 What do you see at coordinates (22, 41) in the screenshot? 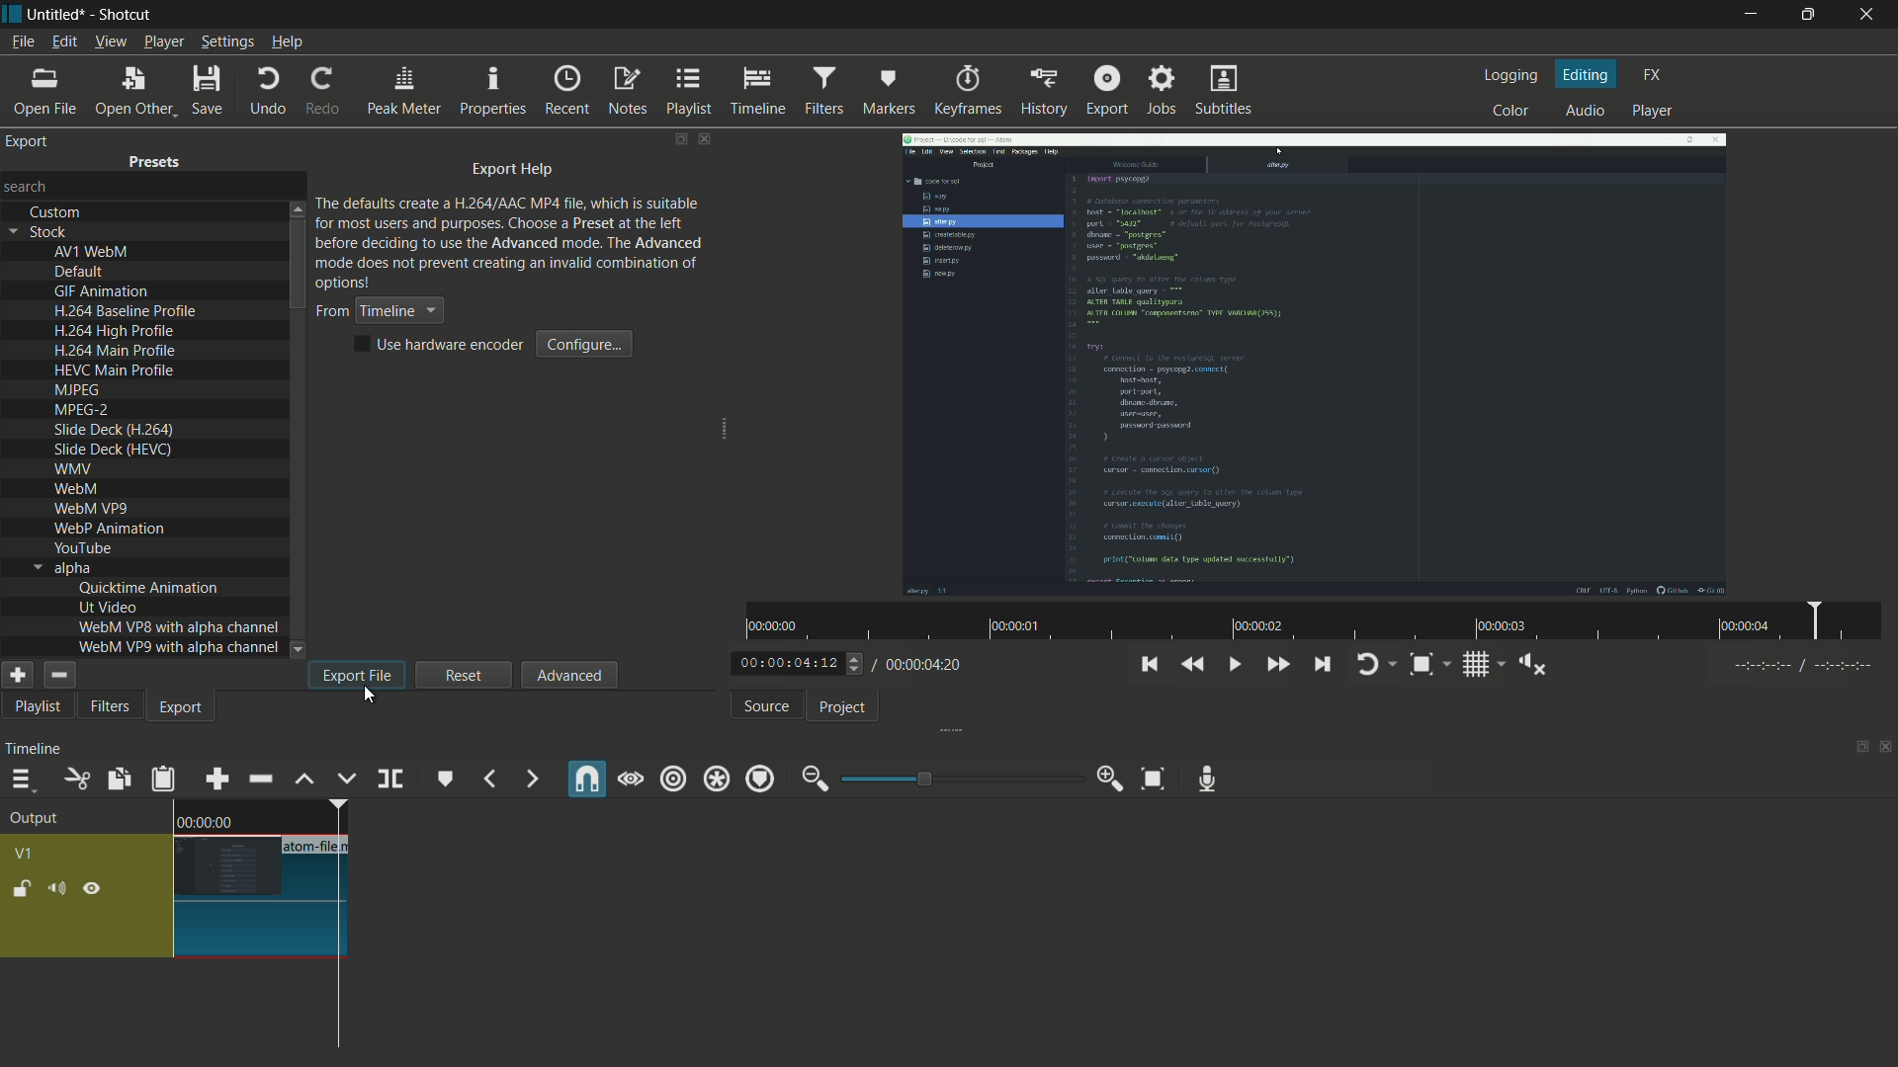
I see `file menu` at bounding box center [22, 41].